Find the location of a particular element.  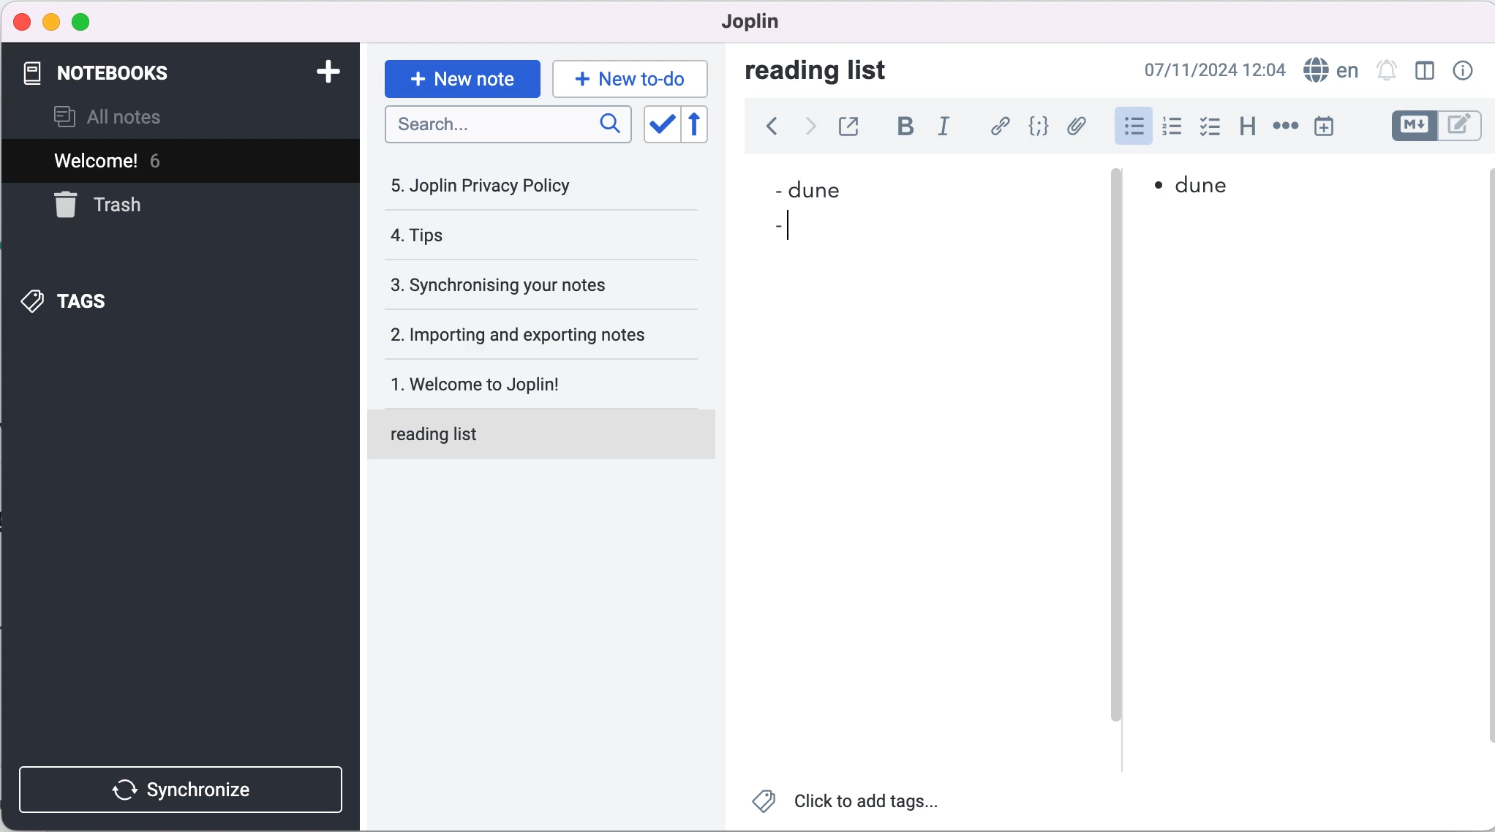

language is located at coordinates (1330, 70).